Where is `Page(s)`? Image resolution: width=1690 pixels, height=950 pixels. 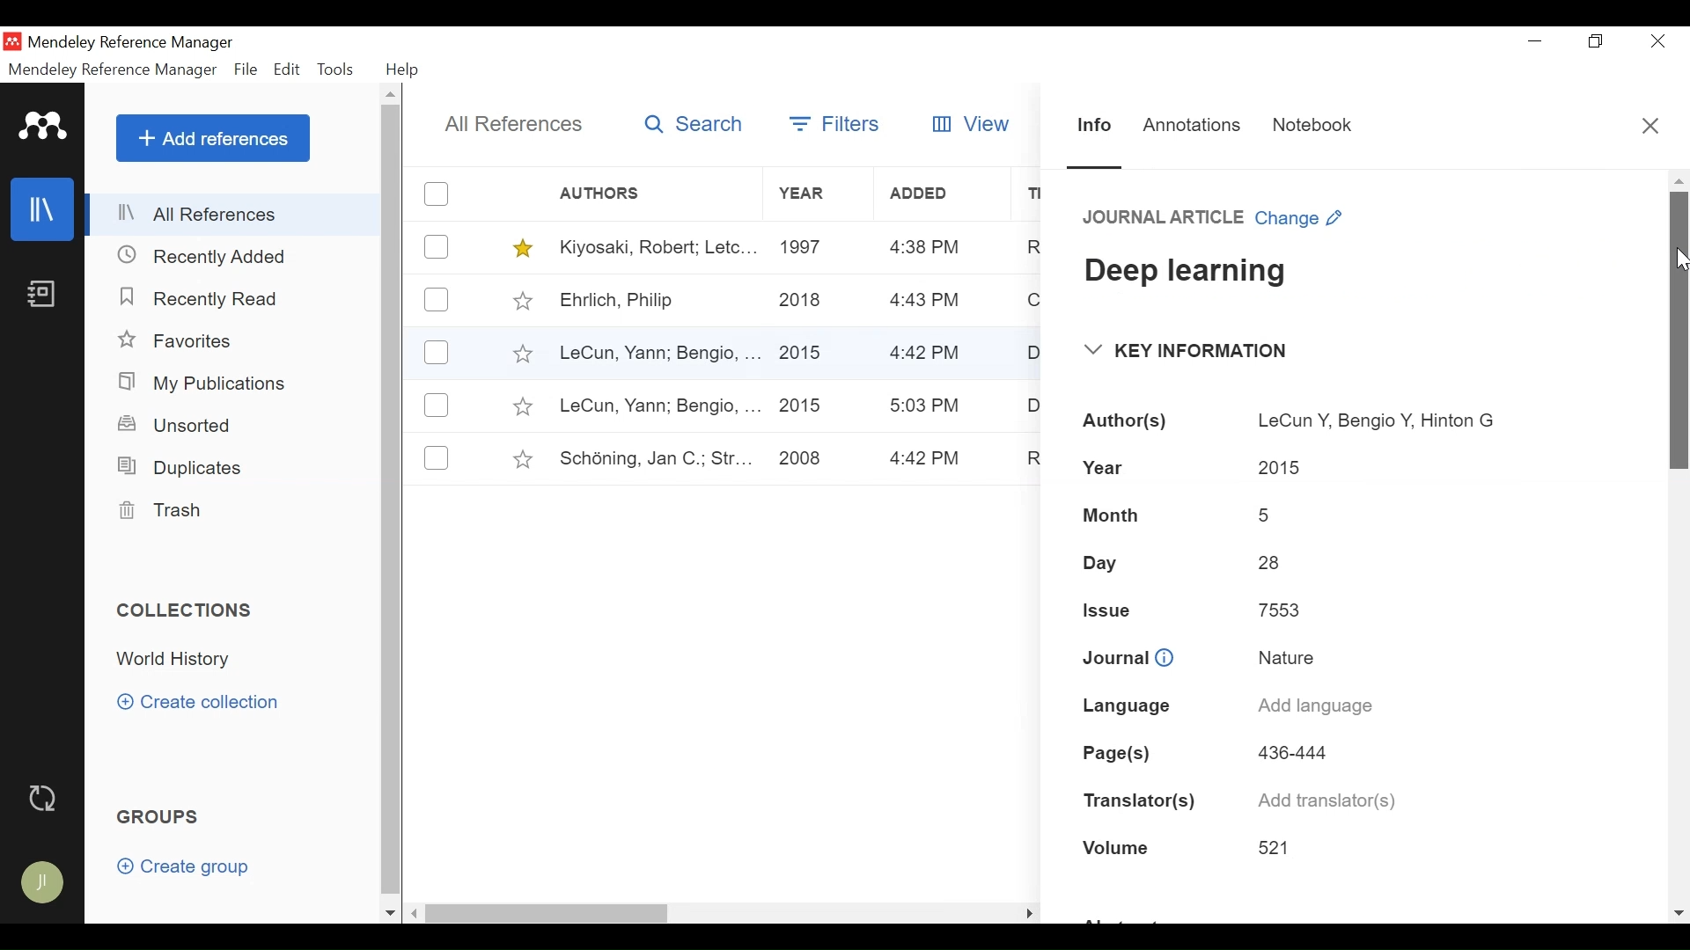
Page(s) is located at coordinates (1123, 749).